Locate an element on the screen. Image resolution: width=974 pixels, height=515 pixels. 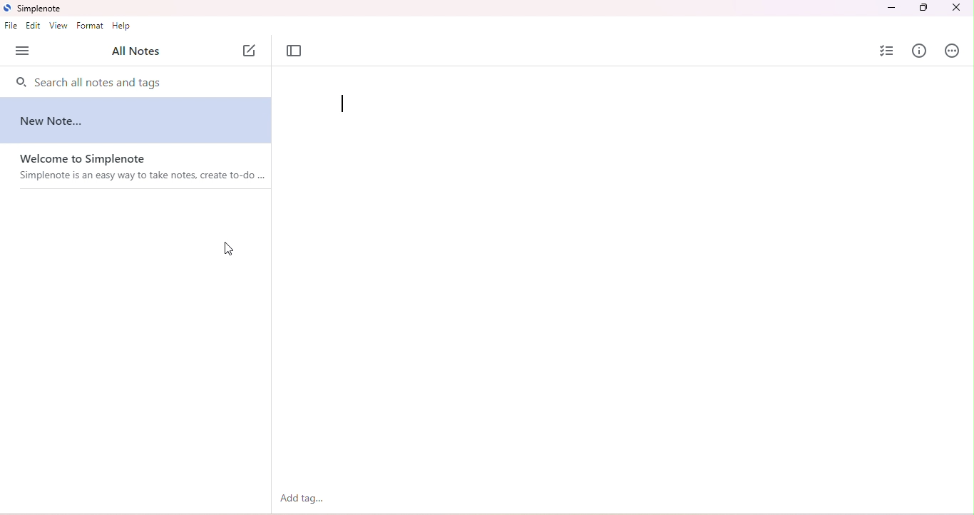
file is located at coordinates (11, 27).